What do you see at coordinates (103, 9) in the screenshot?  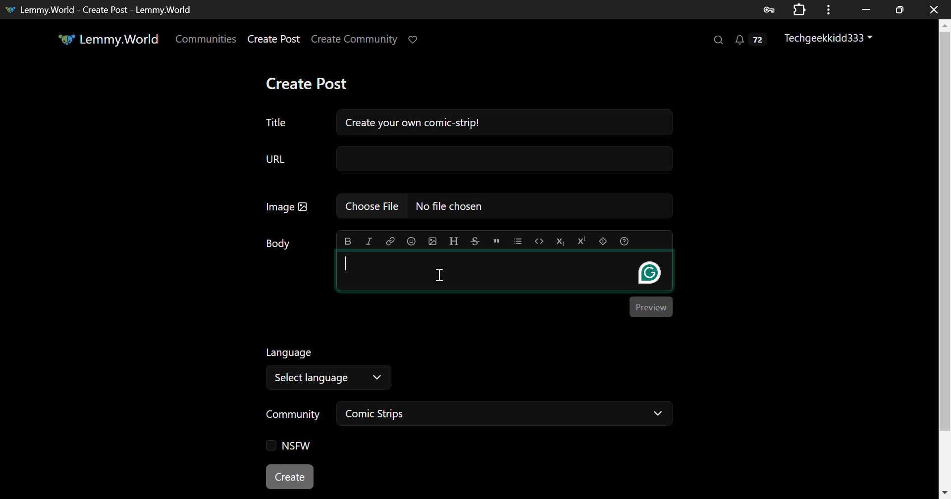 I see `Lemmy.World - Create Post - Lemmy.World` at bounding box center [103, 9].